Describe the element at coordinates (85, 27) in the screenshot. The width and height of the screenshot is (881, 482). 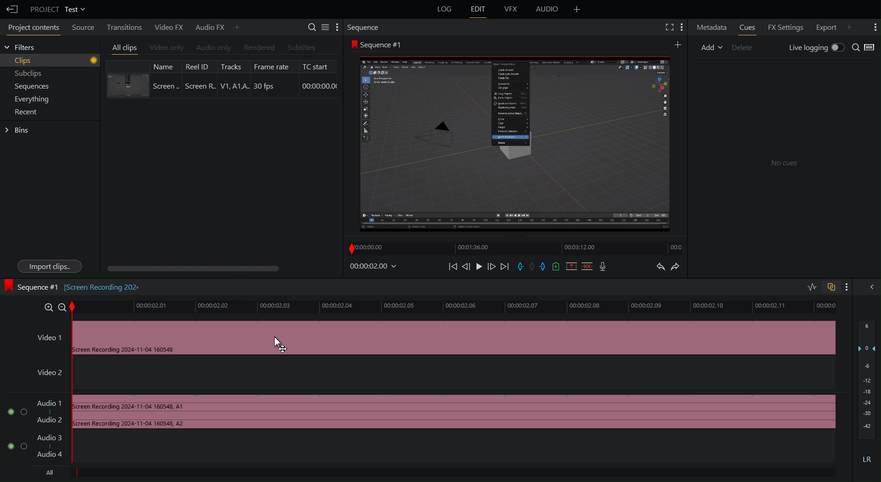
I see `Source` at that location.